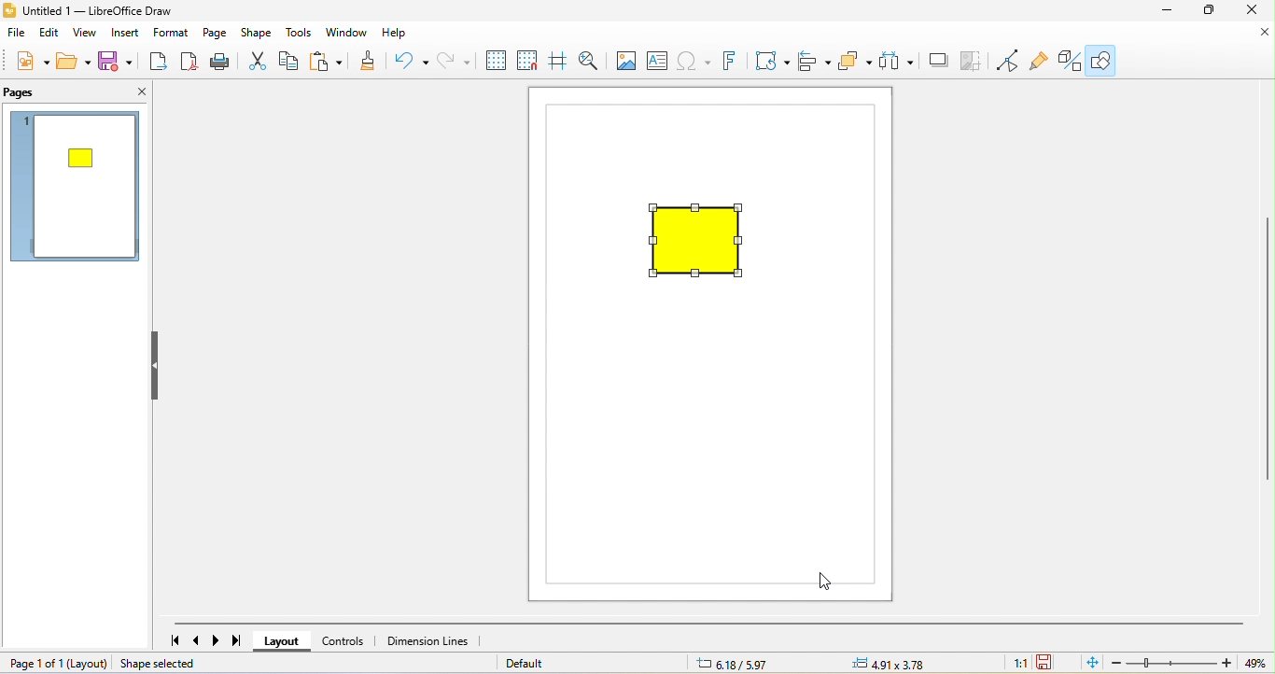 The height and width of the screenshot is (674, 1275). What do you see at coordinates (45, 93) in the screenshot?
I see `pages` at bounding box center [45, 93].